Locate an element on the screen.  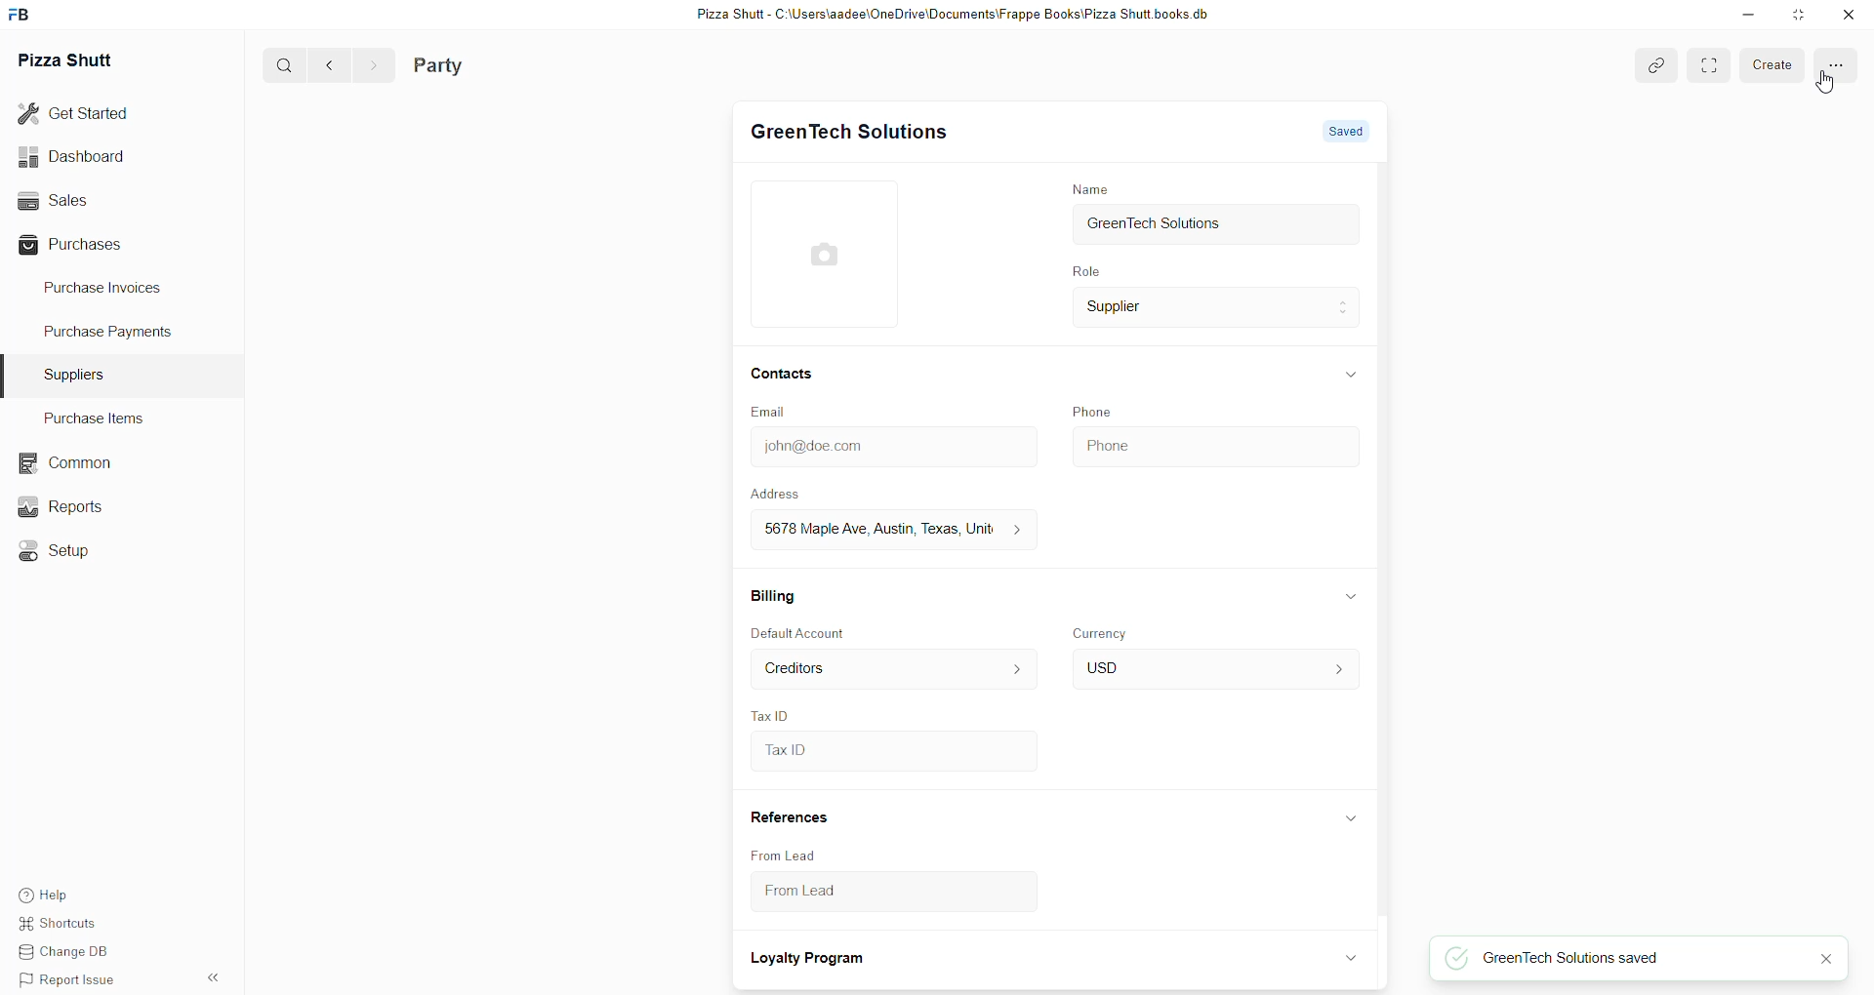
Currency is located at coordinates (1104, 632).